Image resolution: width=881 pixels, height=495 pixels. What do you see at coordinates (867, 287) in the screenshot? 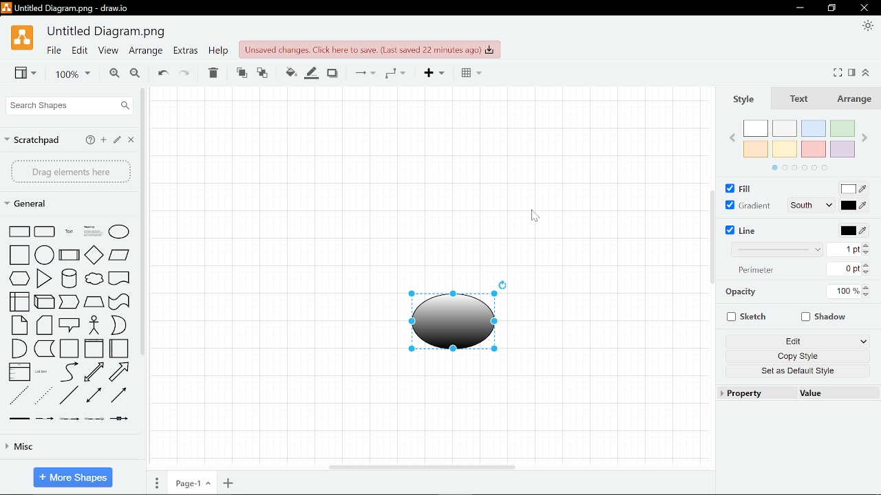
I see `Increase opacity` at bounding box center [867, 287].